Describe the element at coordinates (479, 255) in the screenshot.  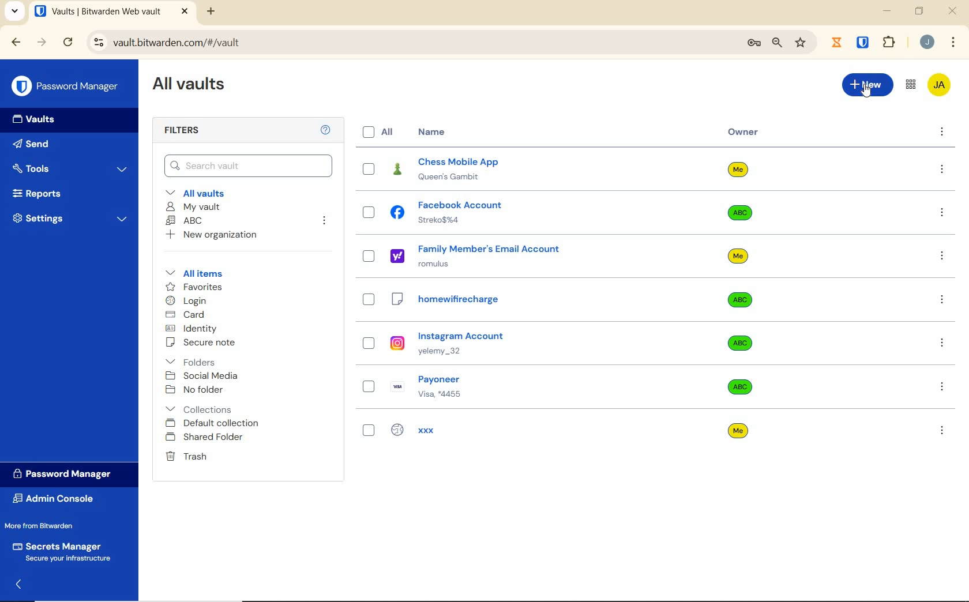
I see `Family Member's Email Account` at that location.